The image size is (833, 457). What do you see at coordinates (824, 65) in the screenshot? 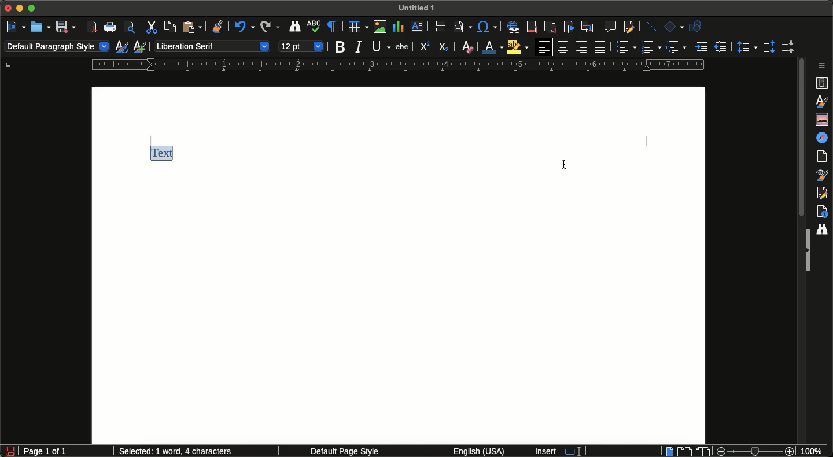
I see `Sidebar settings` at bounding box center [824, 65].